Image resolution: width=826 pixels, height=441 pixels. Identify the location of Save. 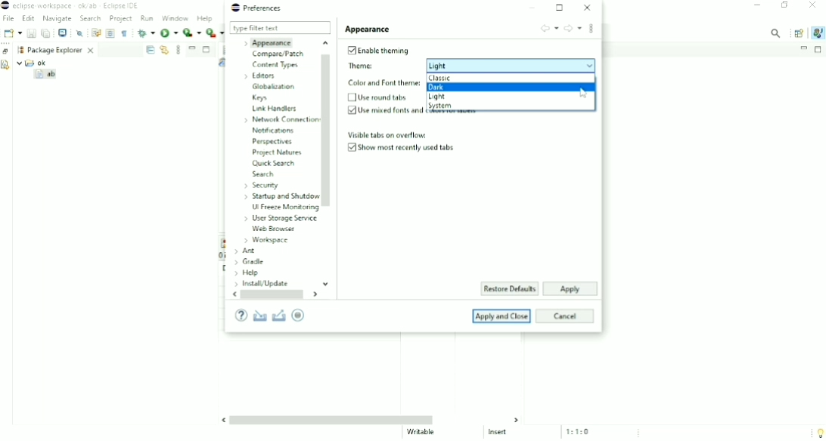
(31, 33).